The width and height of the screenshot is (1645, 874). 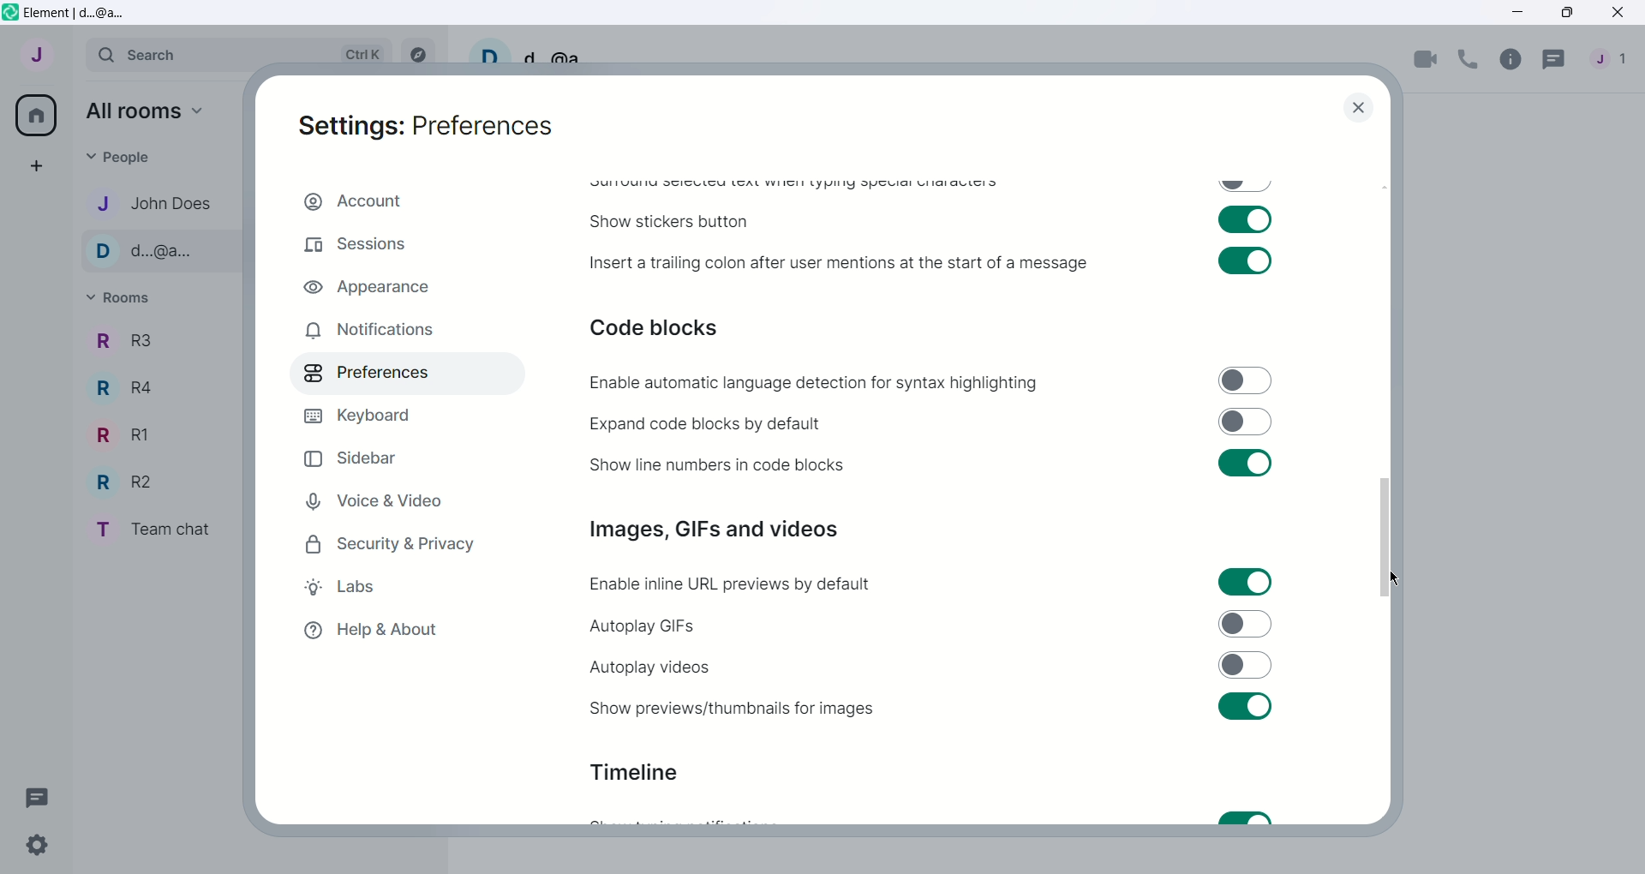 I want to click on Create a space, so click(x=34, y=164).